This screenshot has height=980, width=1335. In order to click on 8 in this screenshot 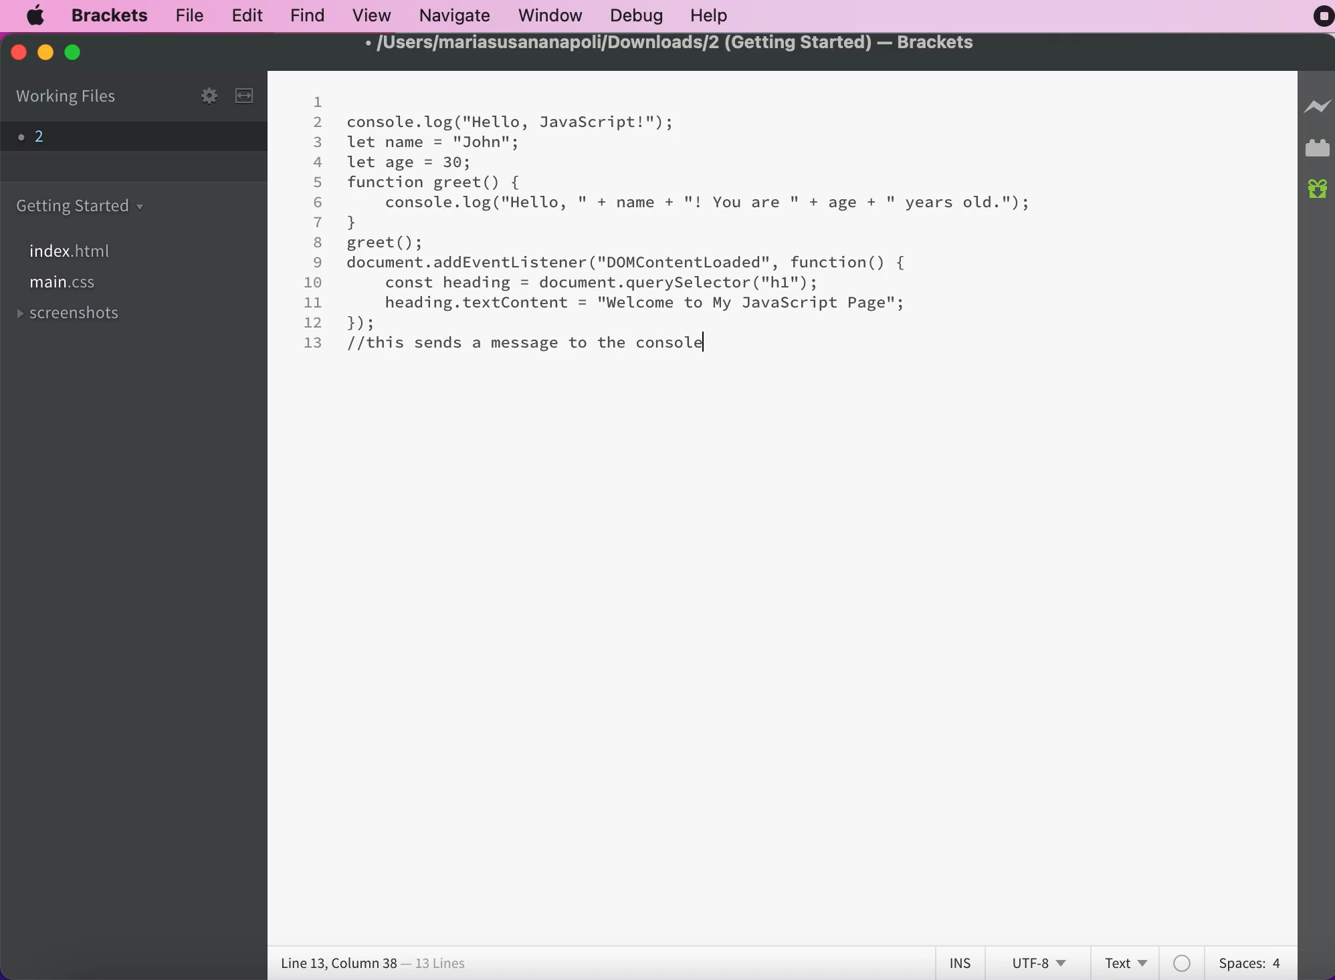, I will do `click(317, 241)`.